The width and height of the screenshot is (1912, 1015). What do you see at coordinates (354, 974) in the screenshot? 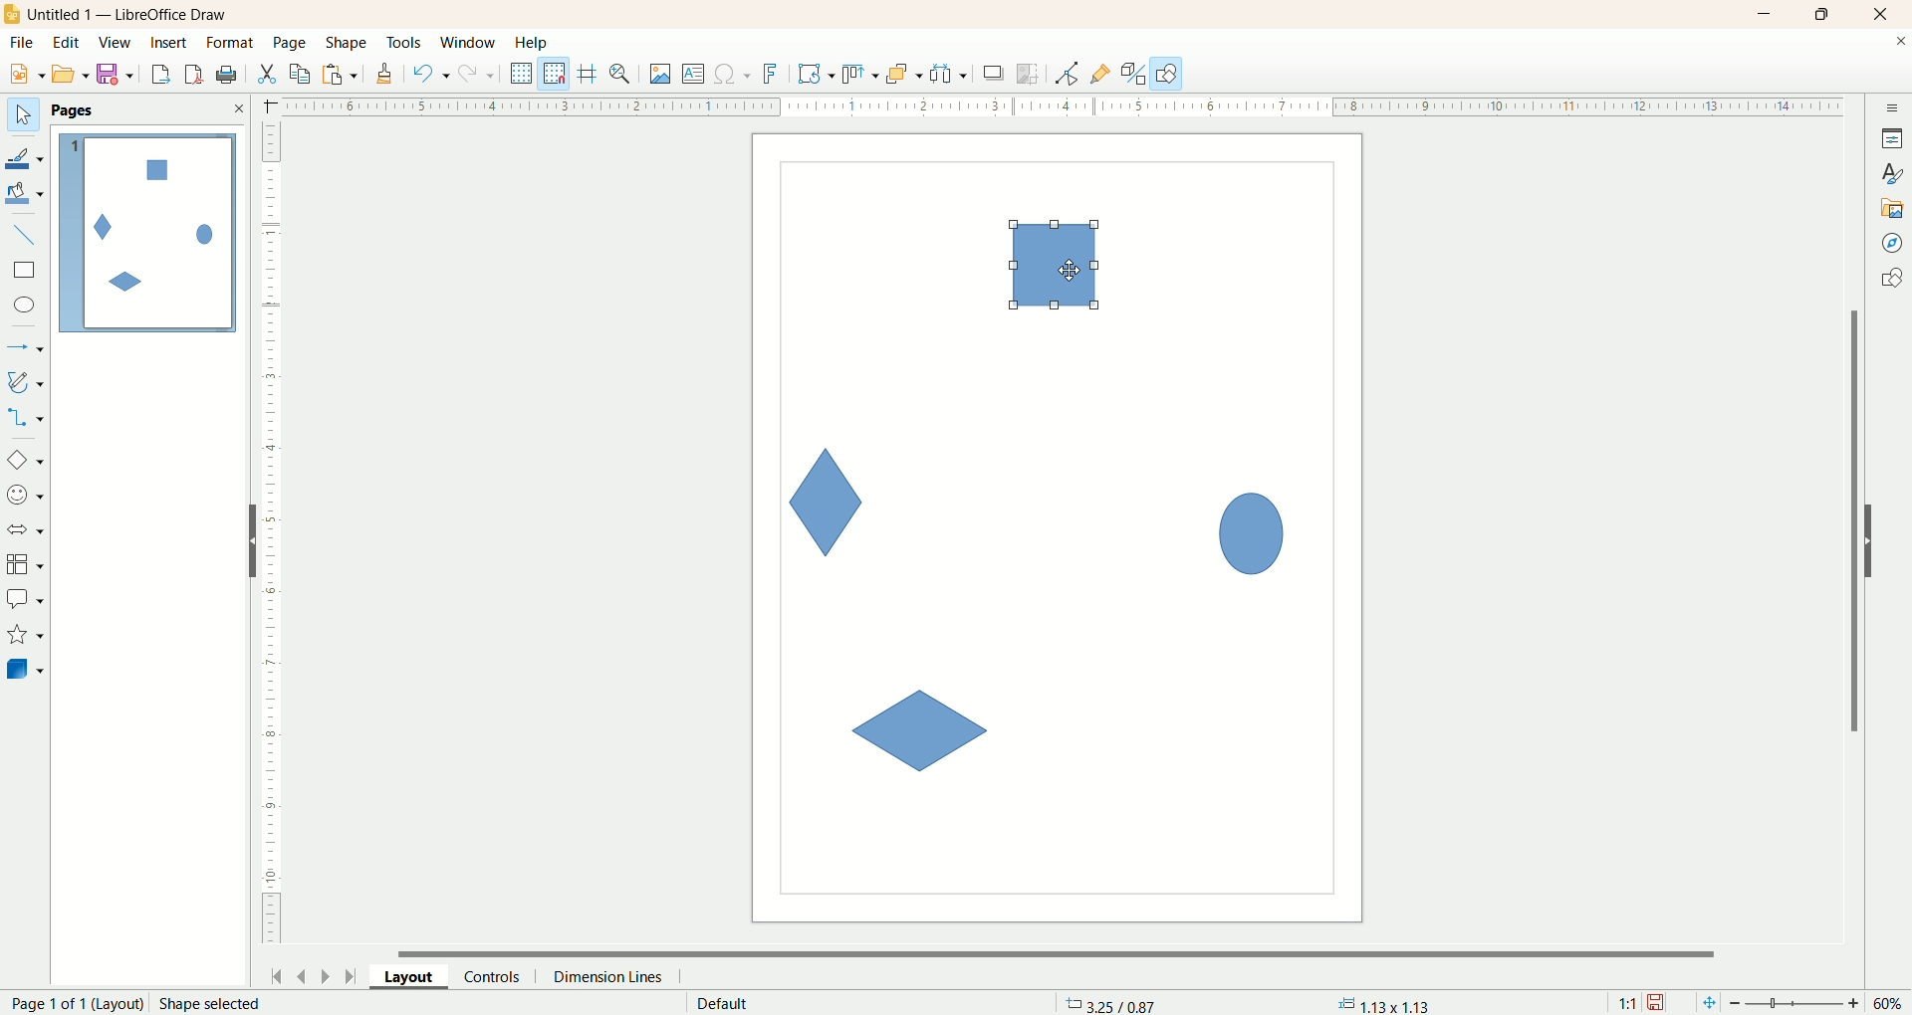
I see `last page` at bounding box center [354, 974].